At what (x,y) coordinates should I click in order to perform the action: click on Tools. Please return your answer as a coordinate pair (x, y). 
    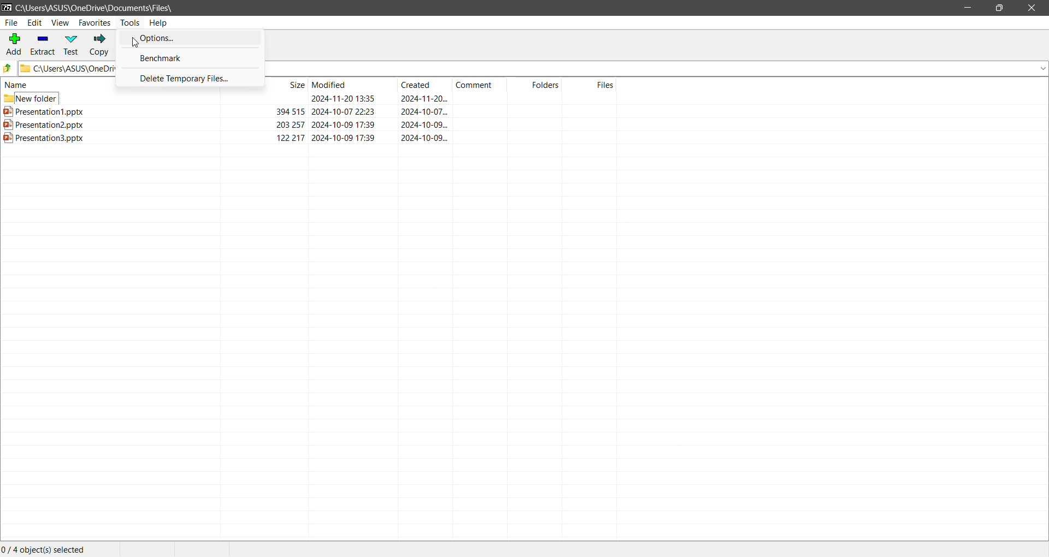
    Looking at the image, I should click on (130, 22).